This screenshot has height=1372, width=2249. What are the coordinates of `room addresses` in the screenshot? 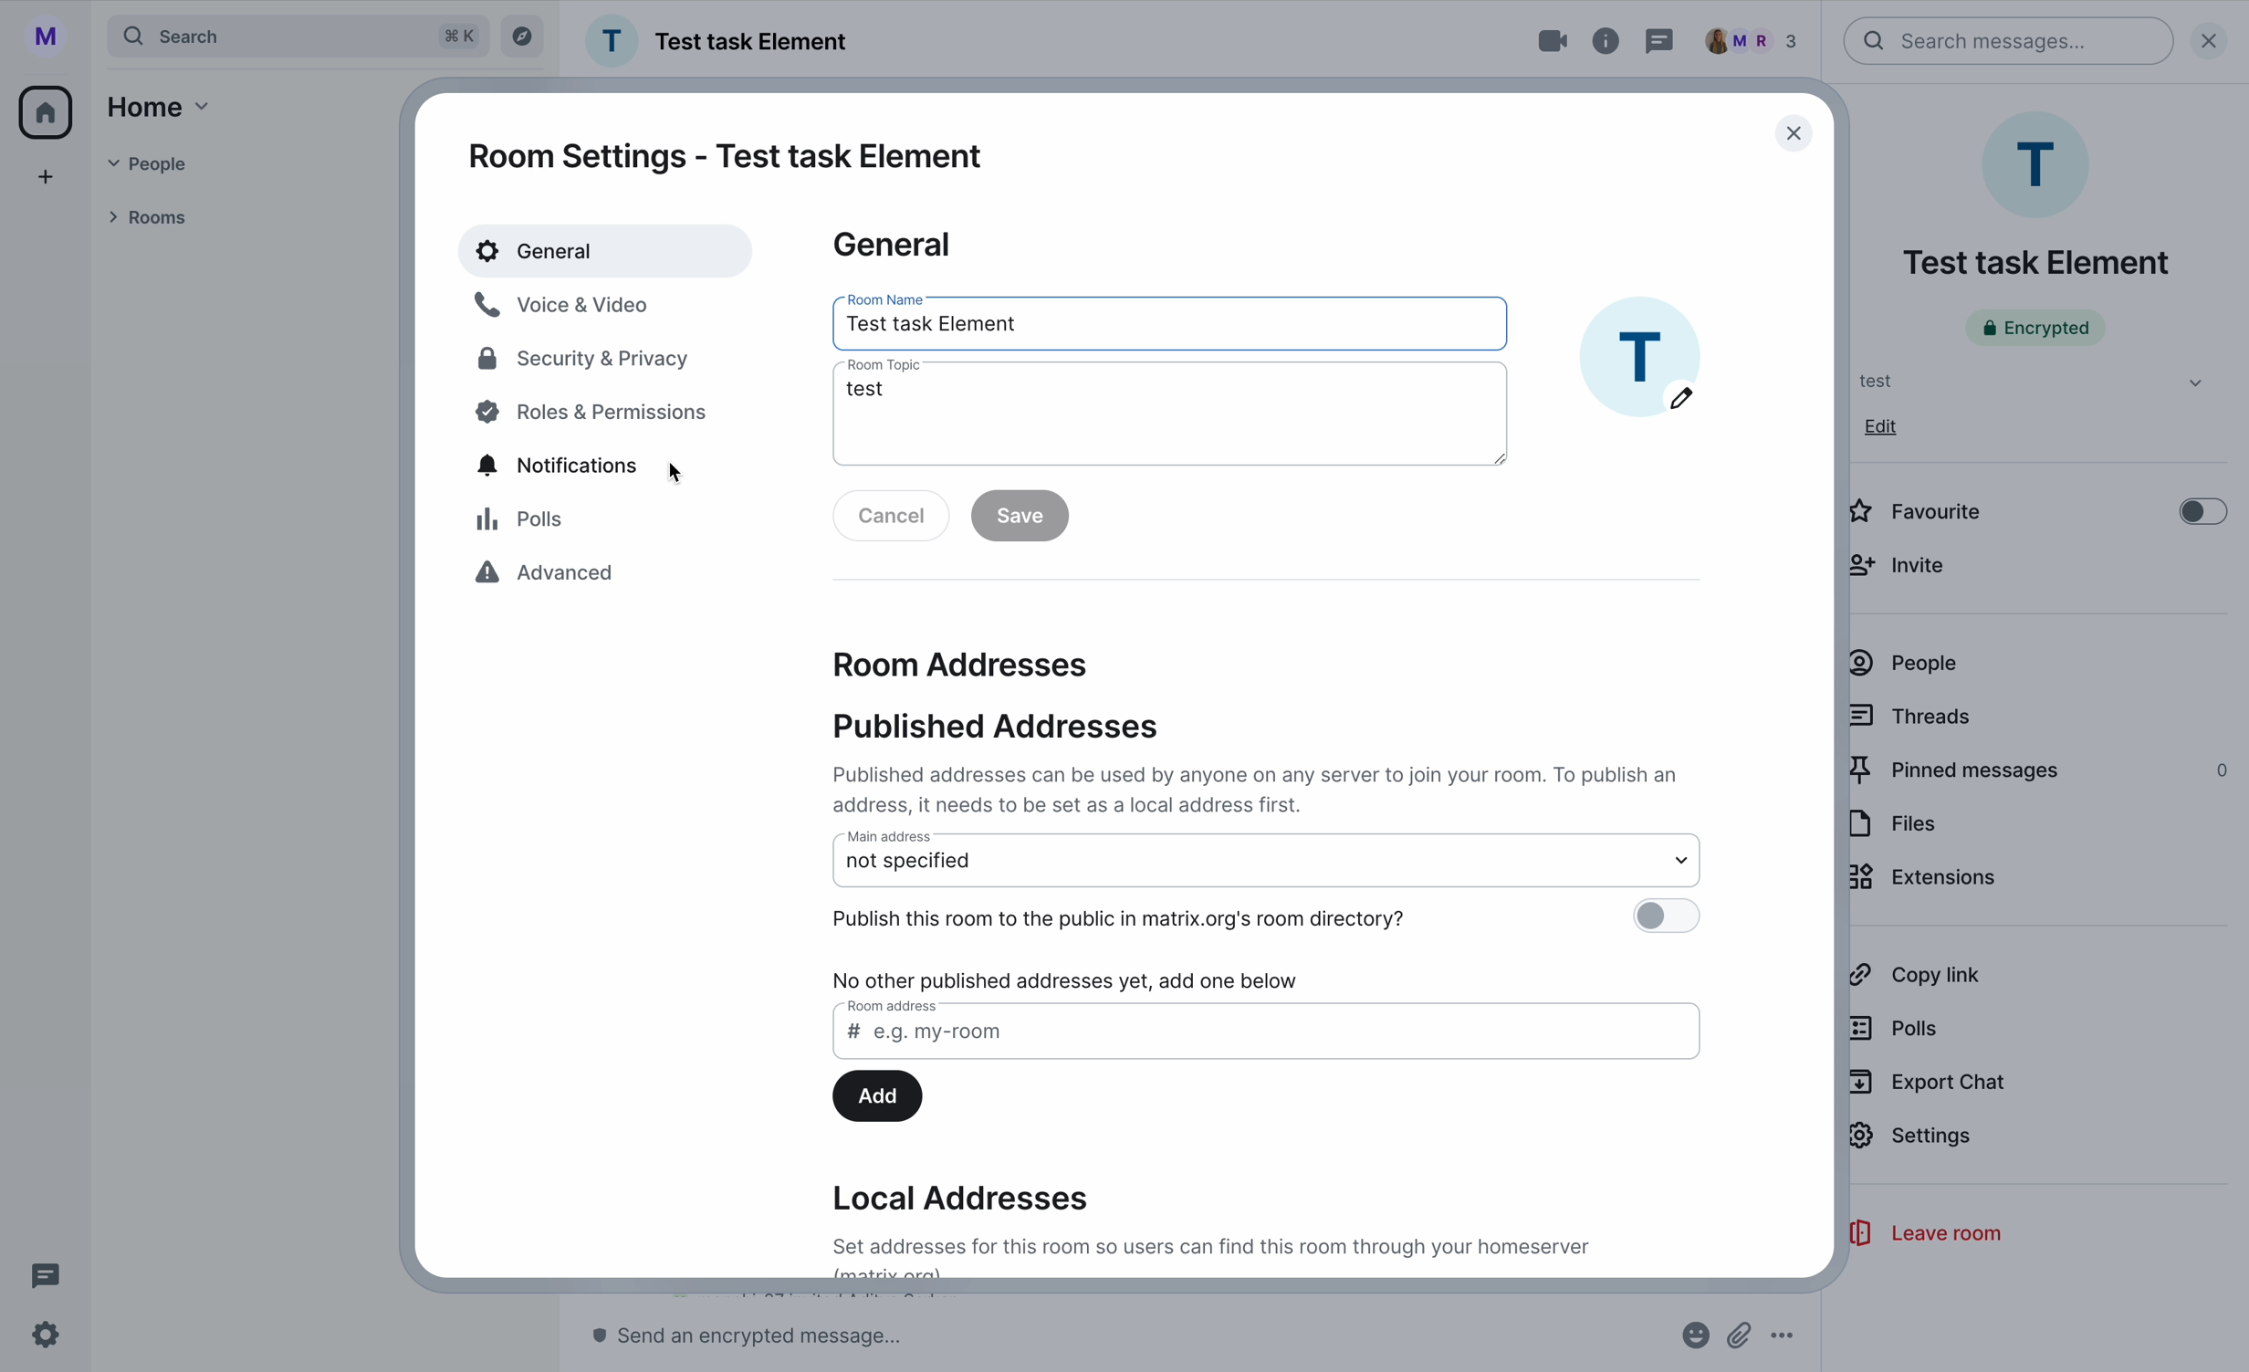 It's located at (964, 668).